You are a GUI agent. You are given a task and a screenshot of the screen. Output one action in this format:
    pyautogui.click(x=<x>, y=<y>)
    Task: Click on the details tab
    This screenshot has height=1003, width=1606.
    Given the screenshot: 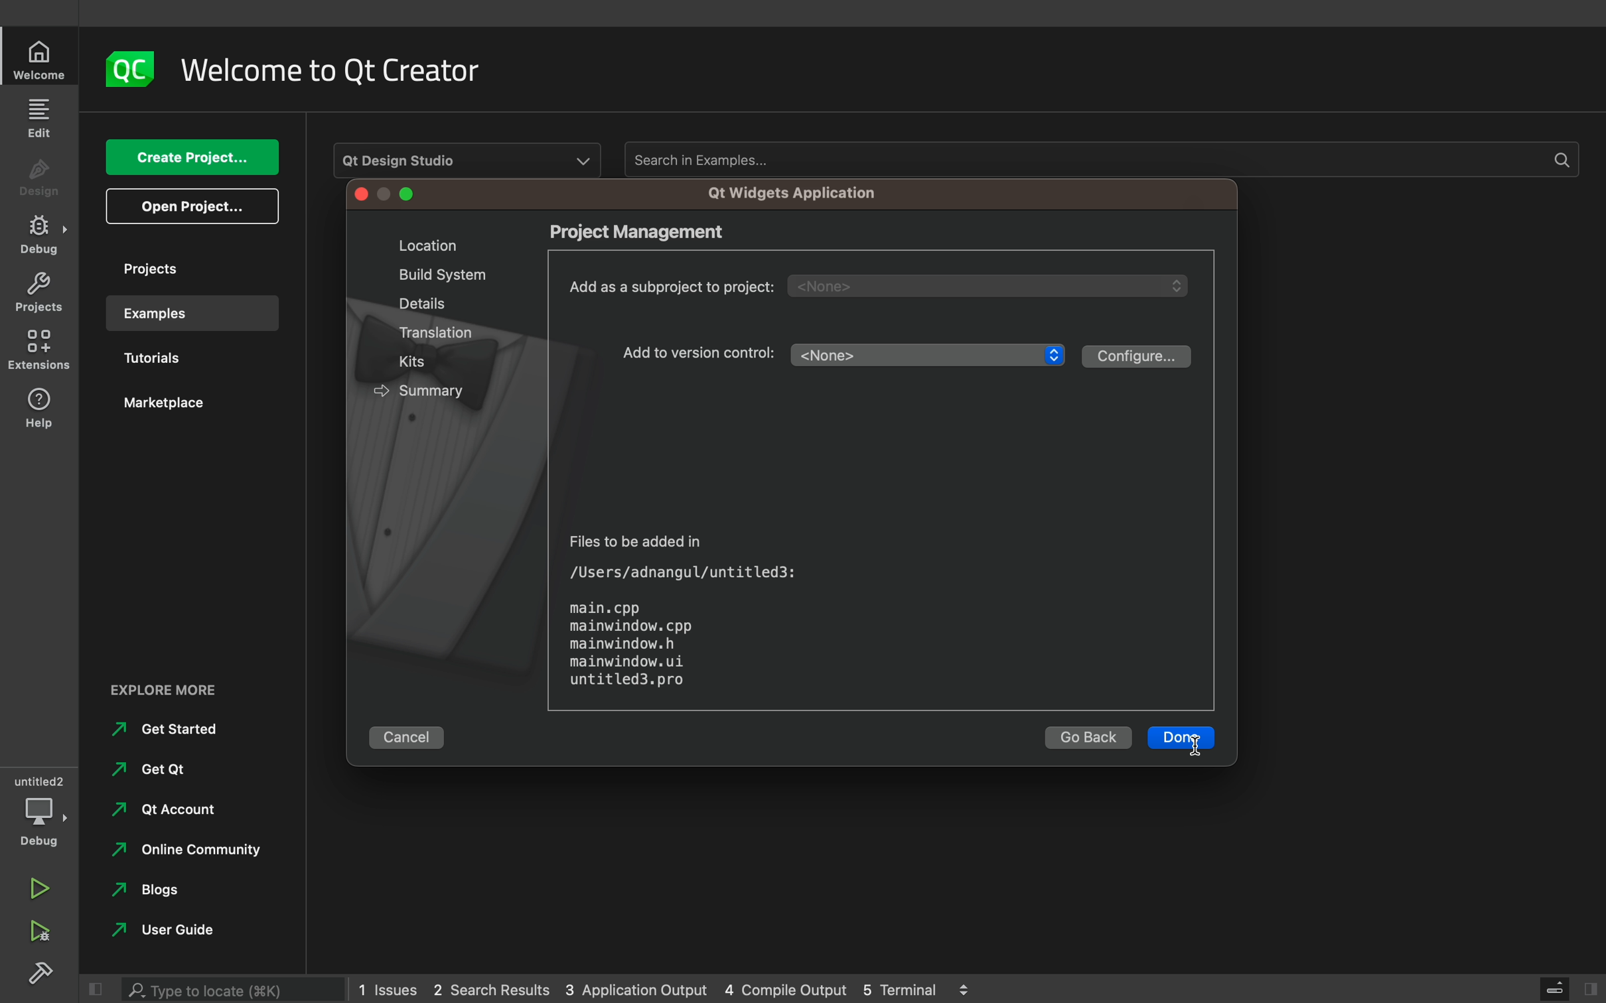 What is the action you would take?
    pyautogui.click(x=417, y=302)
    